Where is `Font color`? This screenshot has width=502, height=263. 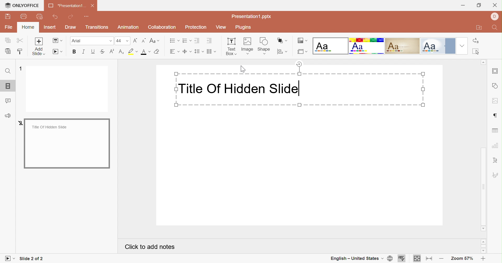 Font color is located at coordinates (145, 52).